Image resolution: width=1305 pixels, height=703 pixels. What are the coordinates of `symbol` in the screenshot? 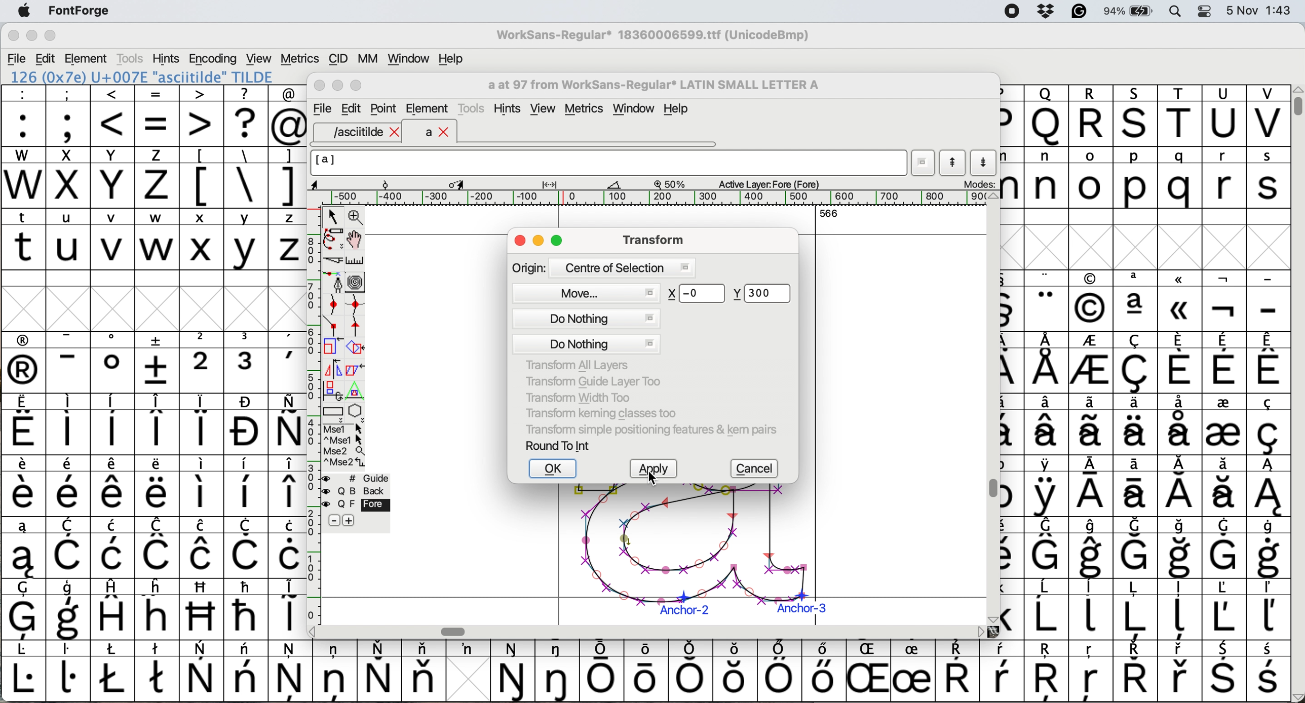 It's located at (1268, 548).